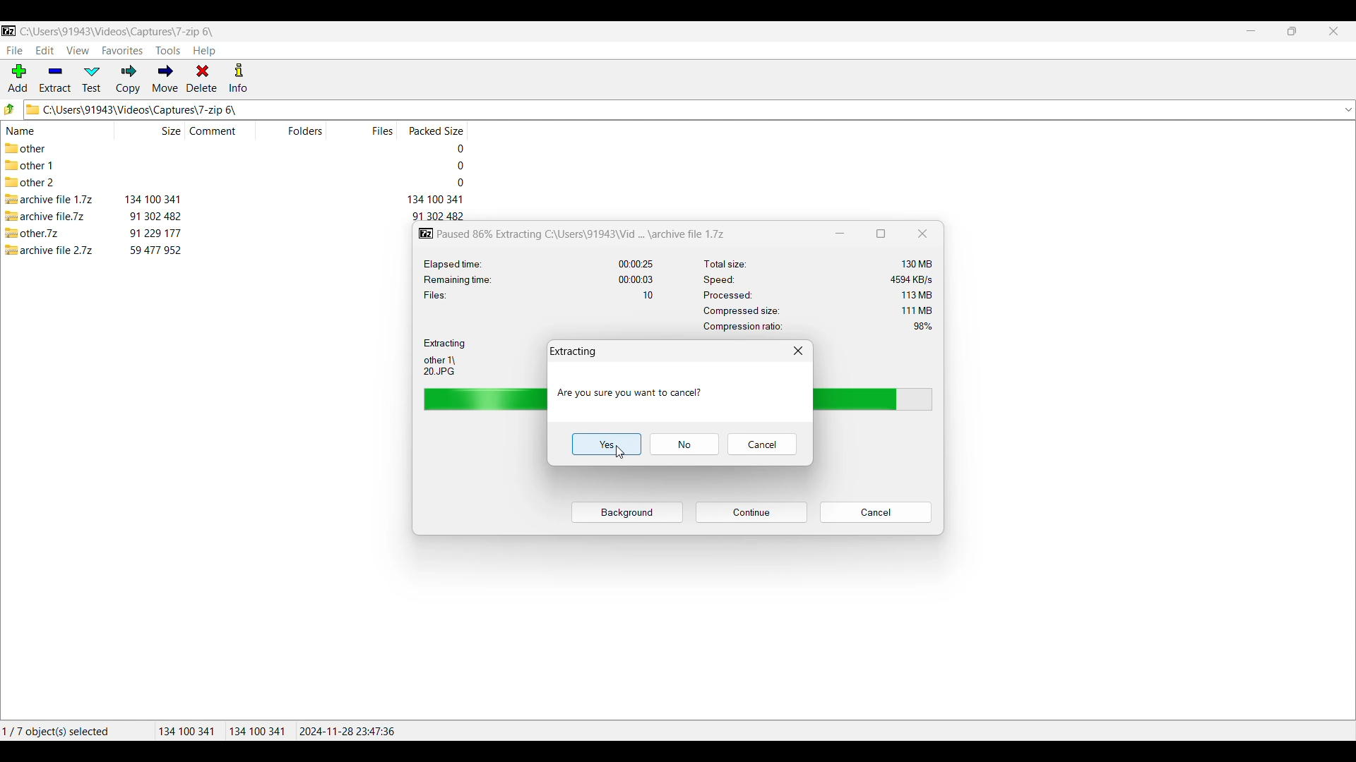  I want to click on Add, so click(18, 78).